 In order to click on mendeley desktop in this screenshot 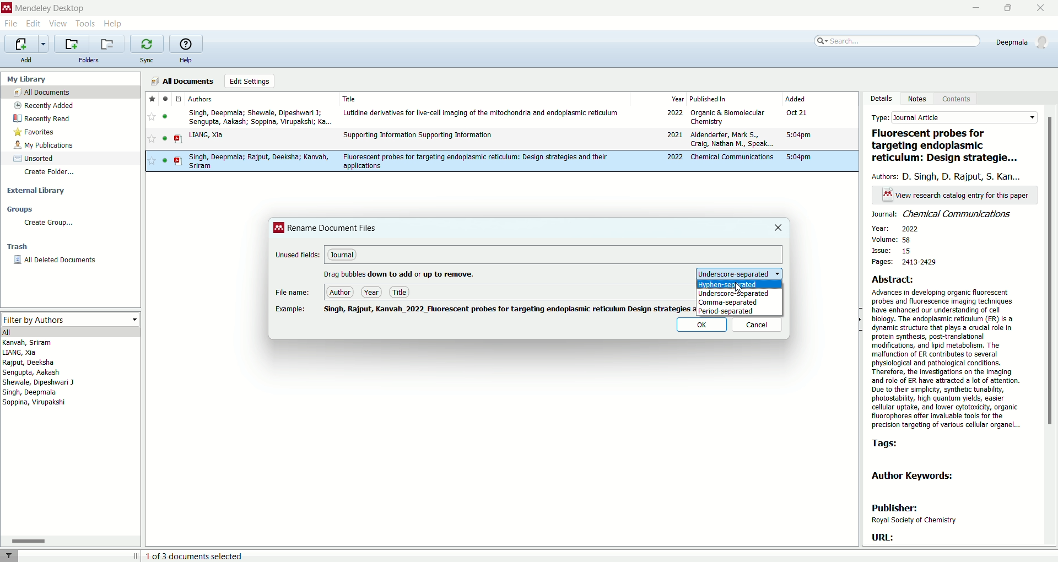, I will do `click(50, 8)`.